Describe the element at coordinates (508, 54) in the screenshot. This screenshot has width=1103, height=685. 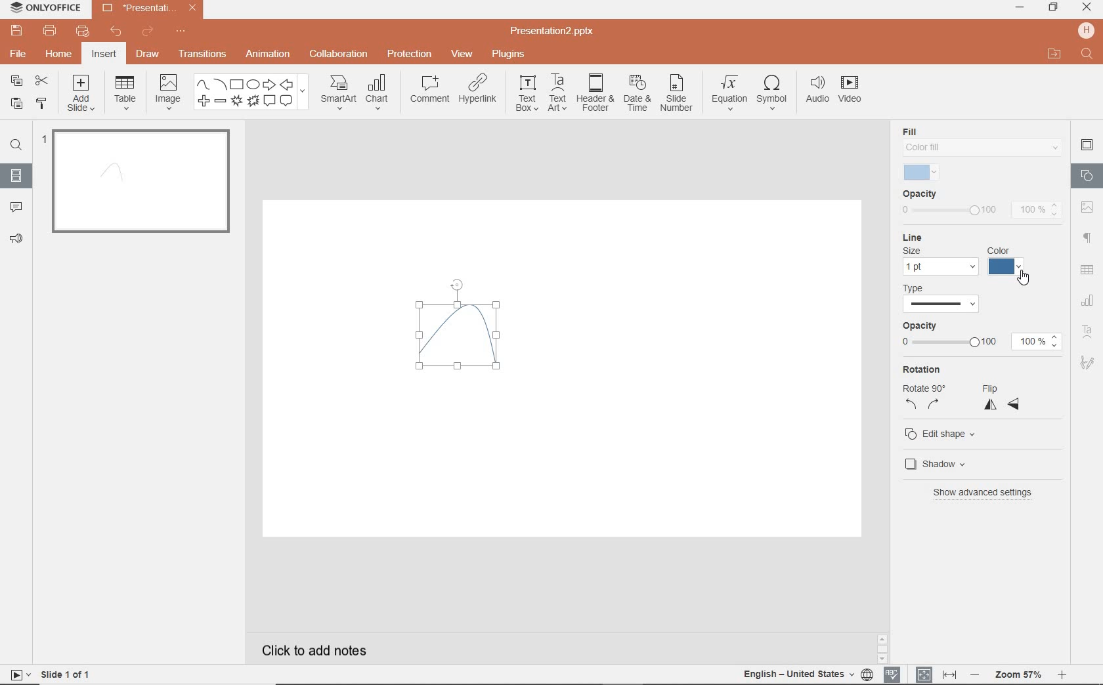
I see `PLUGINS` at that location.